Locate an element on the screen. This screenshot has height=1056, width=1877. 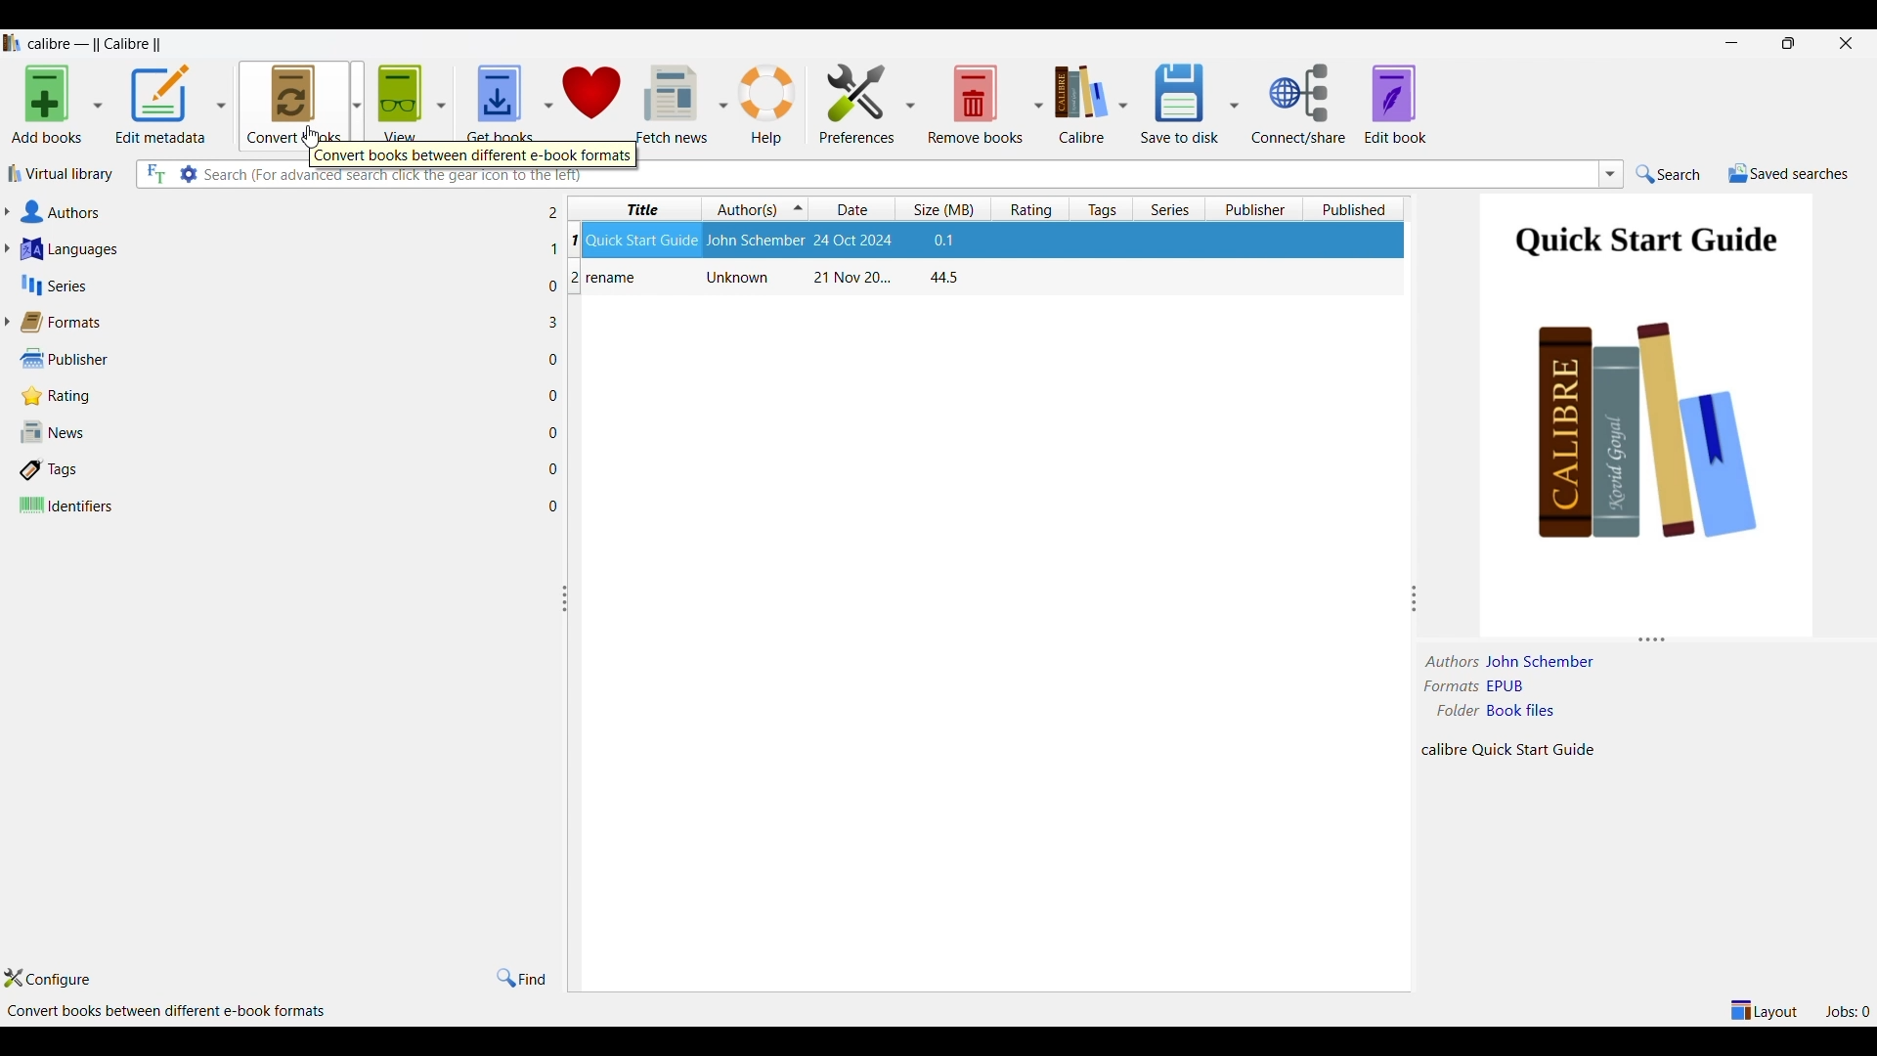
 is located at coordinates (1643, 410).